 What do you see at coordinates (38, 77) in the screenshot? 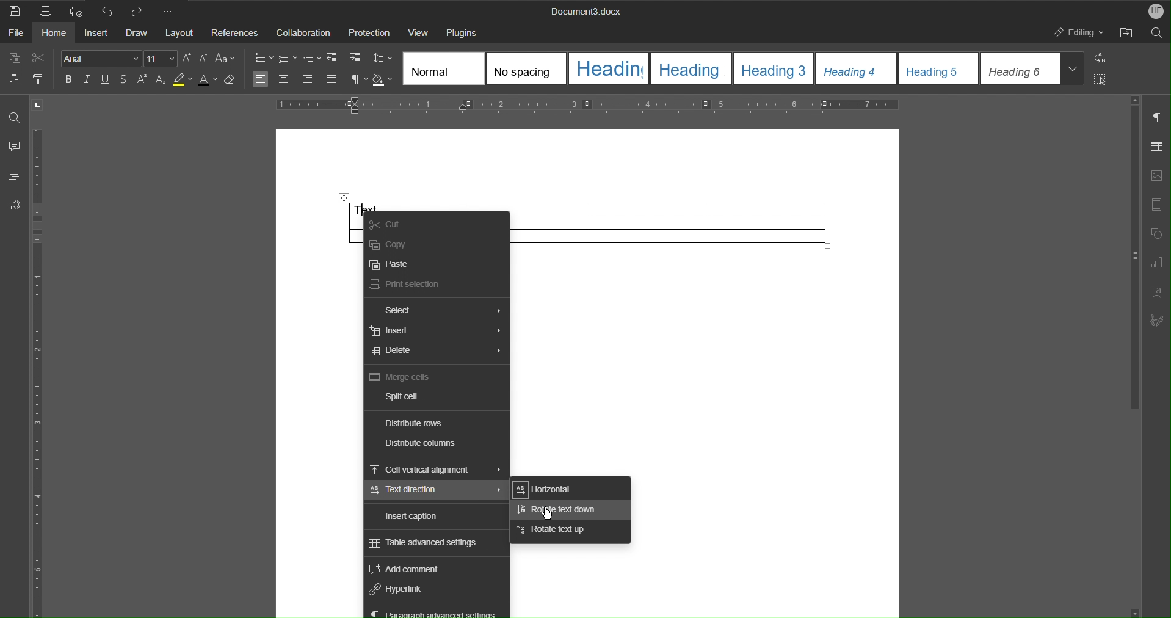
I see `Copy Style` at bounding box center [38, 77].